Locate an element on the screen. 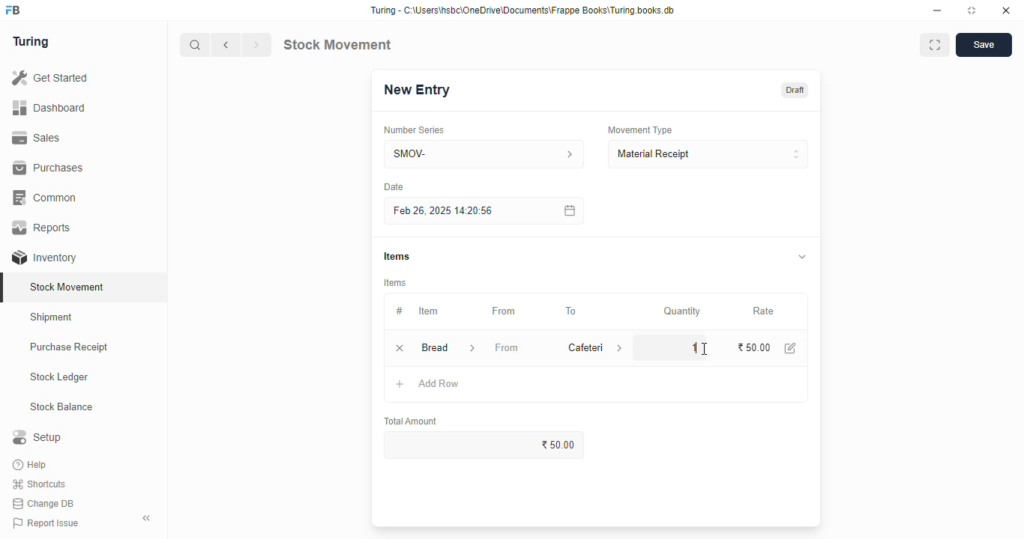  common is located at coordinates (46, 198).